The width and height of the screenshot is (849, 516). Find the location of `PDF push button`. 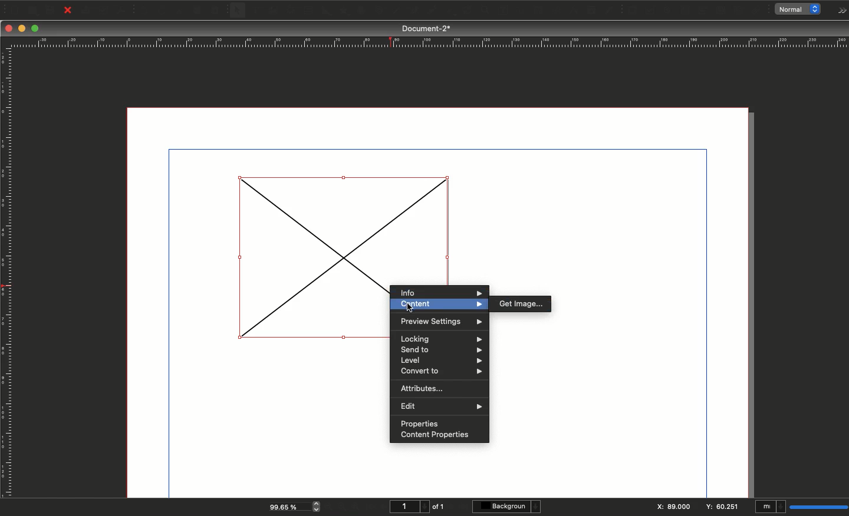

PDF push button is located at coordinates (631, 10).